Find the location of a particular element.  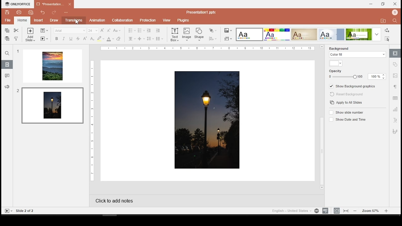

apply to slides is located at coordinates (347, 103).